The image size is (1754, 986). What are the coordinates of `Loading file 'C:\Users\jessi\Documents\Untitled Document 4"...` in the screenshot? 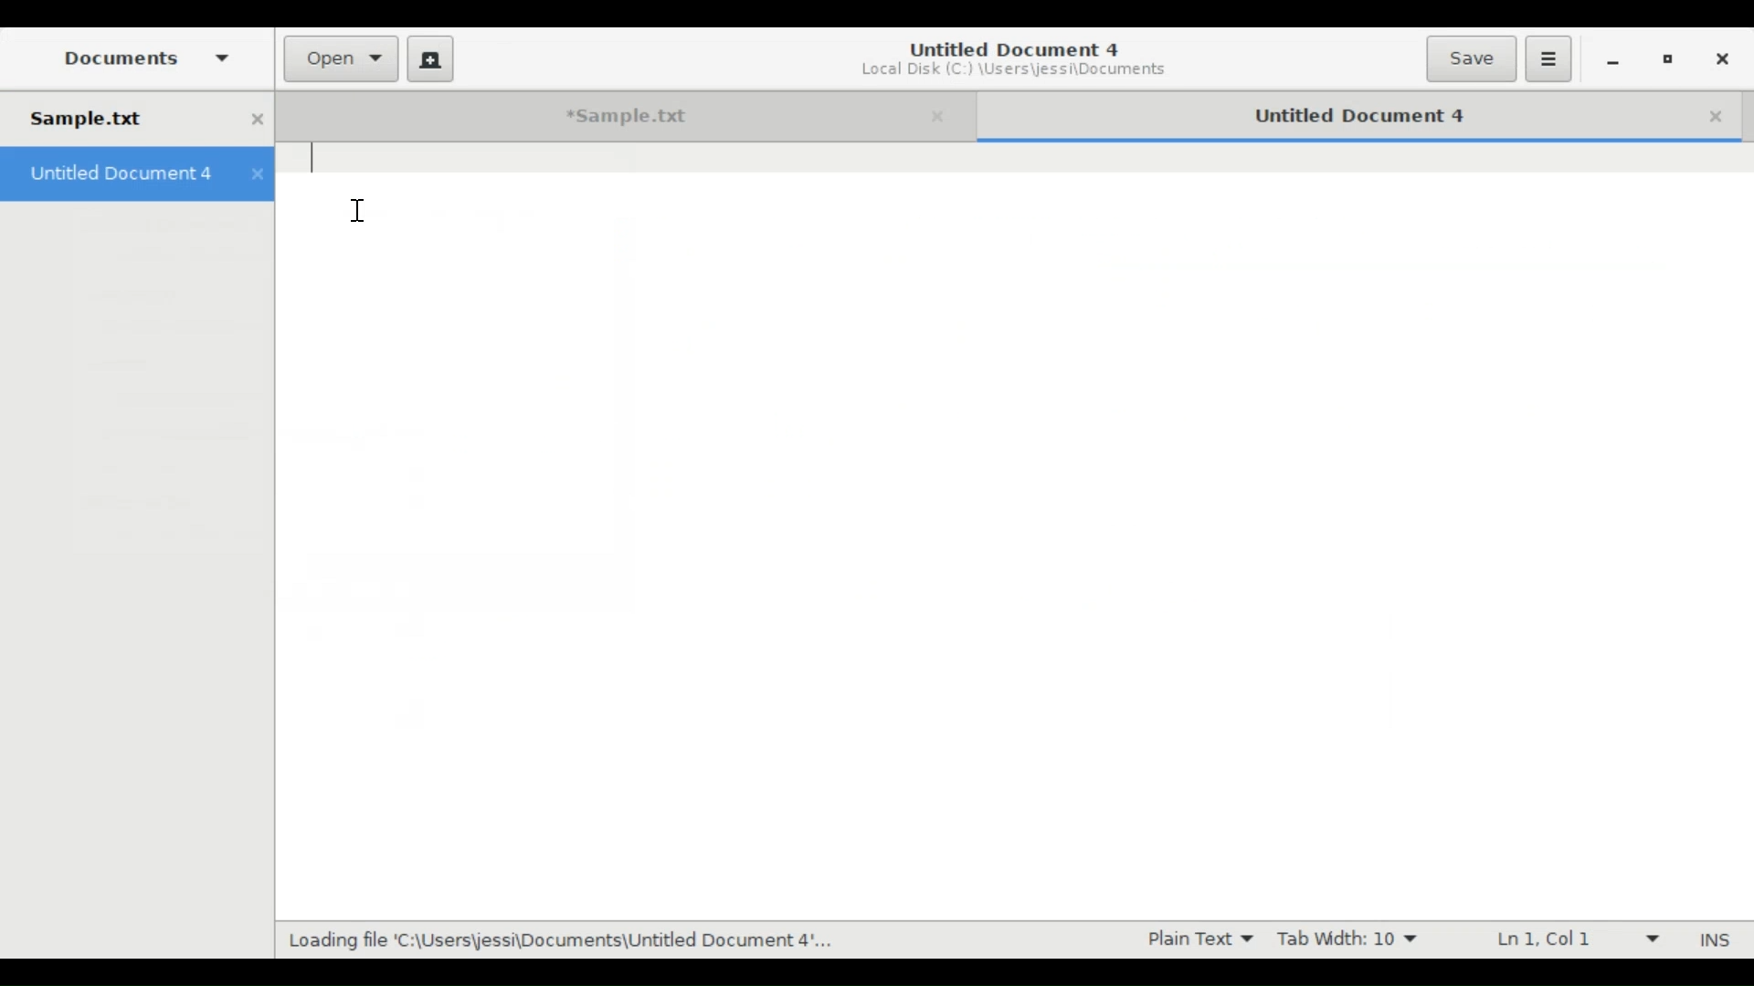 It's located at (558, 941).